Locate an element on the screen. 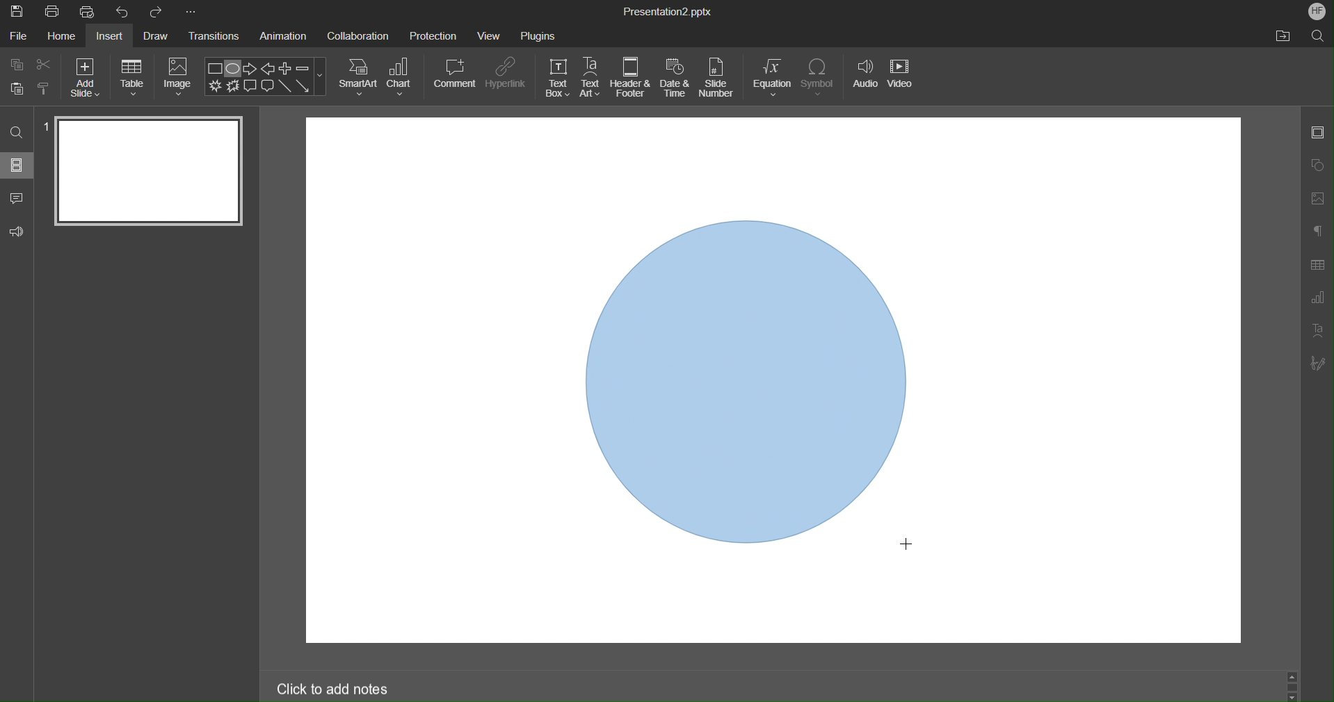  Cursor is located at coordinates (910, 544).